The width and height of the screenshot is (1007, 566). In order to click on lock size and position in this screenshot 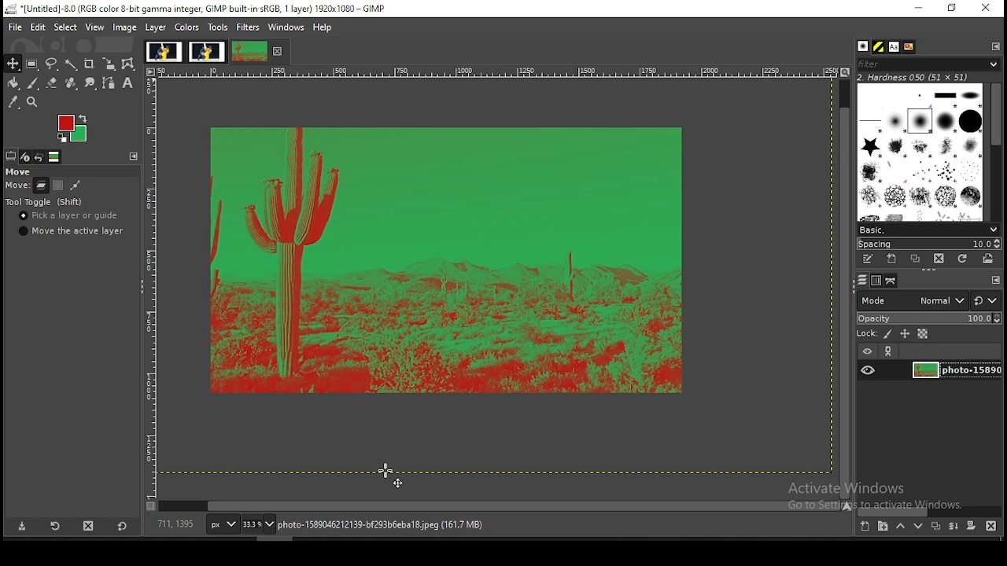, I will do `click(905, 333)`.